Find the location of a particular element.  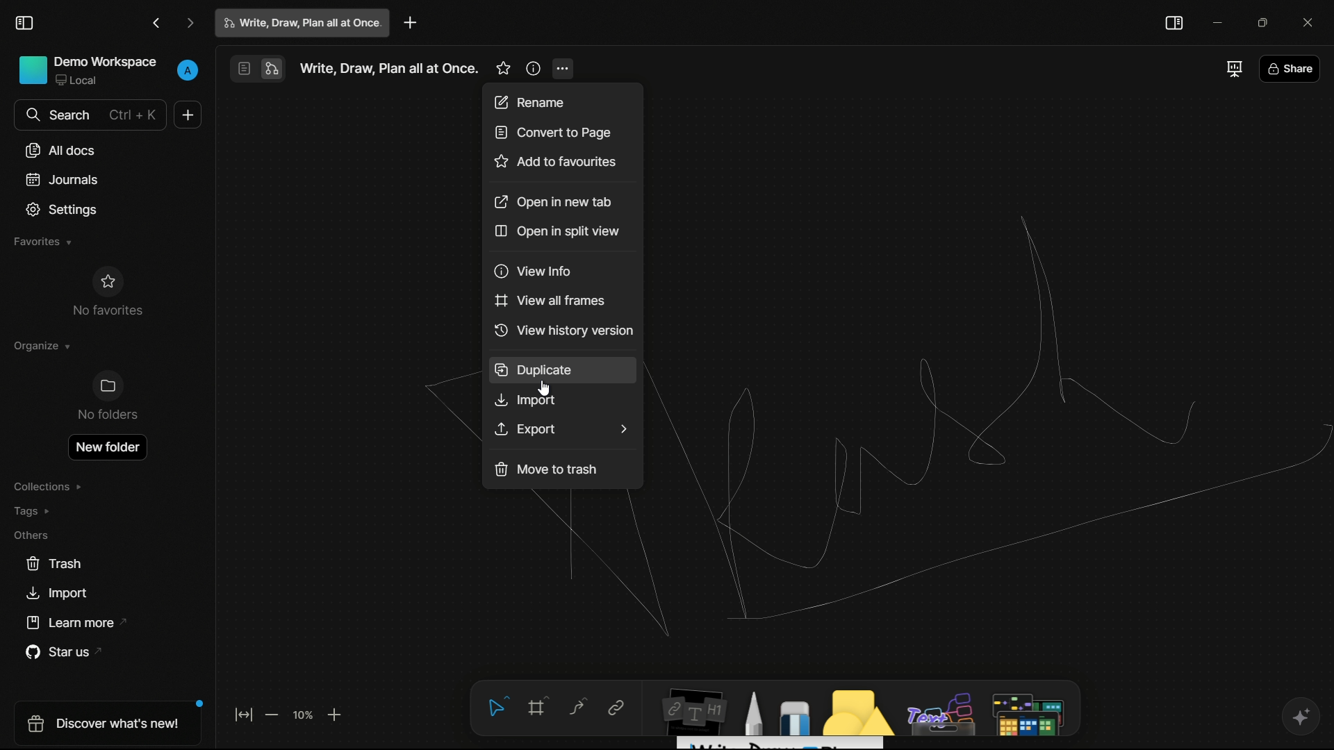

more options is located at coordinates (564, 68).